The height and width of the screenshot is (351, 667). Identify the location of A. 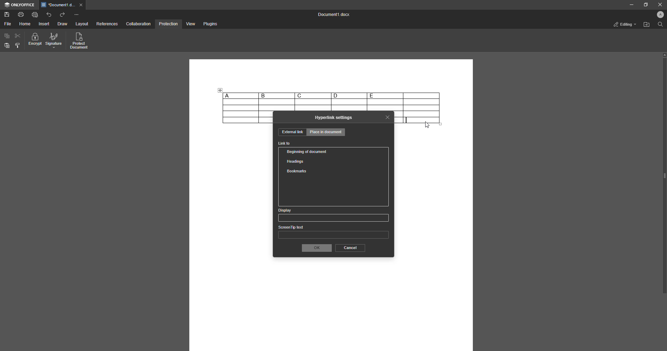
(240, 95).